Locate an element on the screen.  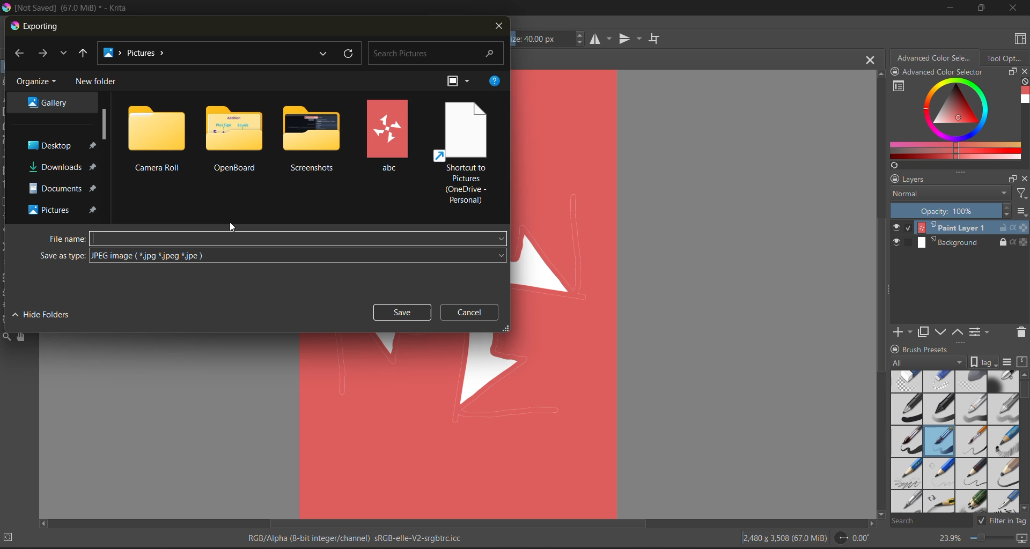
add is located at coordinates (905, 331).